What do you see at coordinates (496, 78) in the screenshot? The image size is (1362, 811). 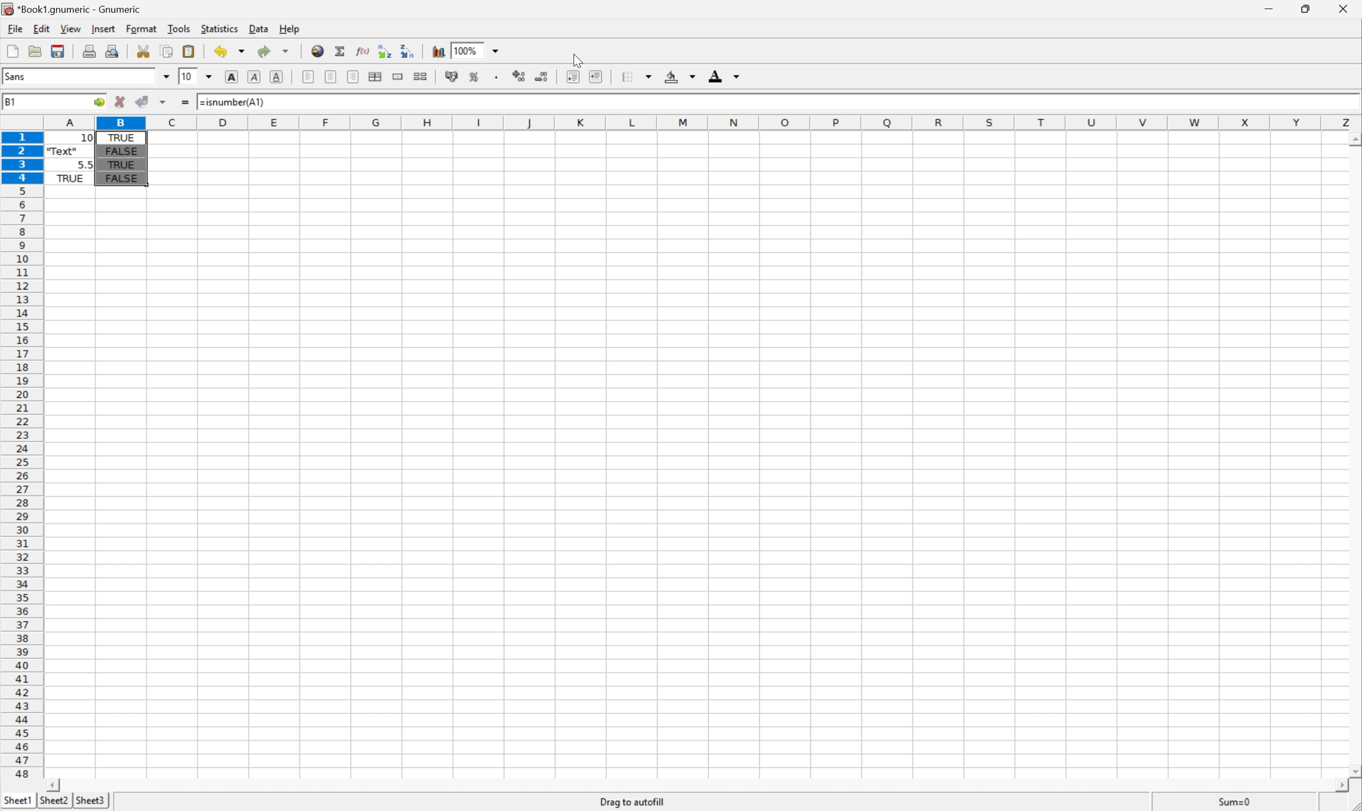 I see `Set the format of the selected cells to include a thousands separator` at bounding box center [496, 78].